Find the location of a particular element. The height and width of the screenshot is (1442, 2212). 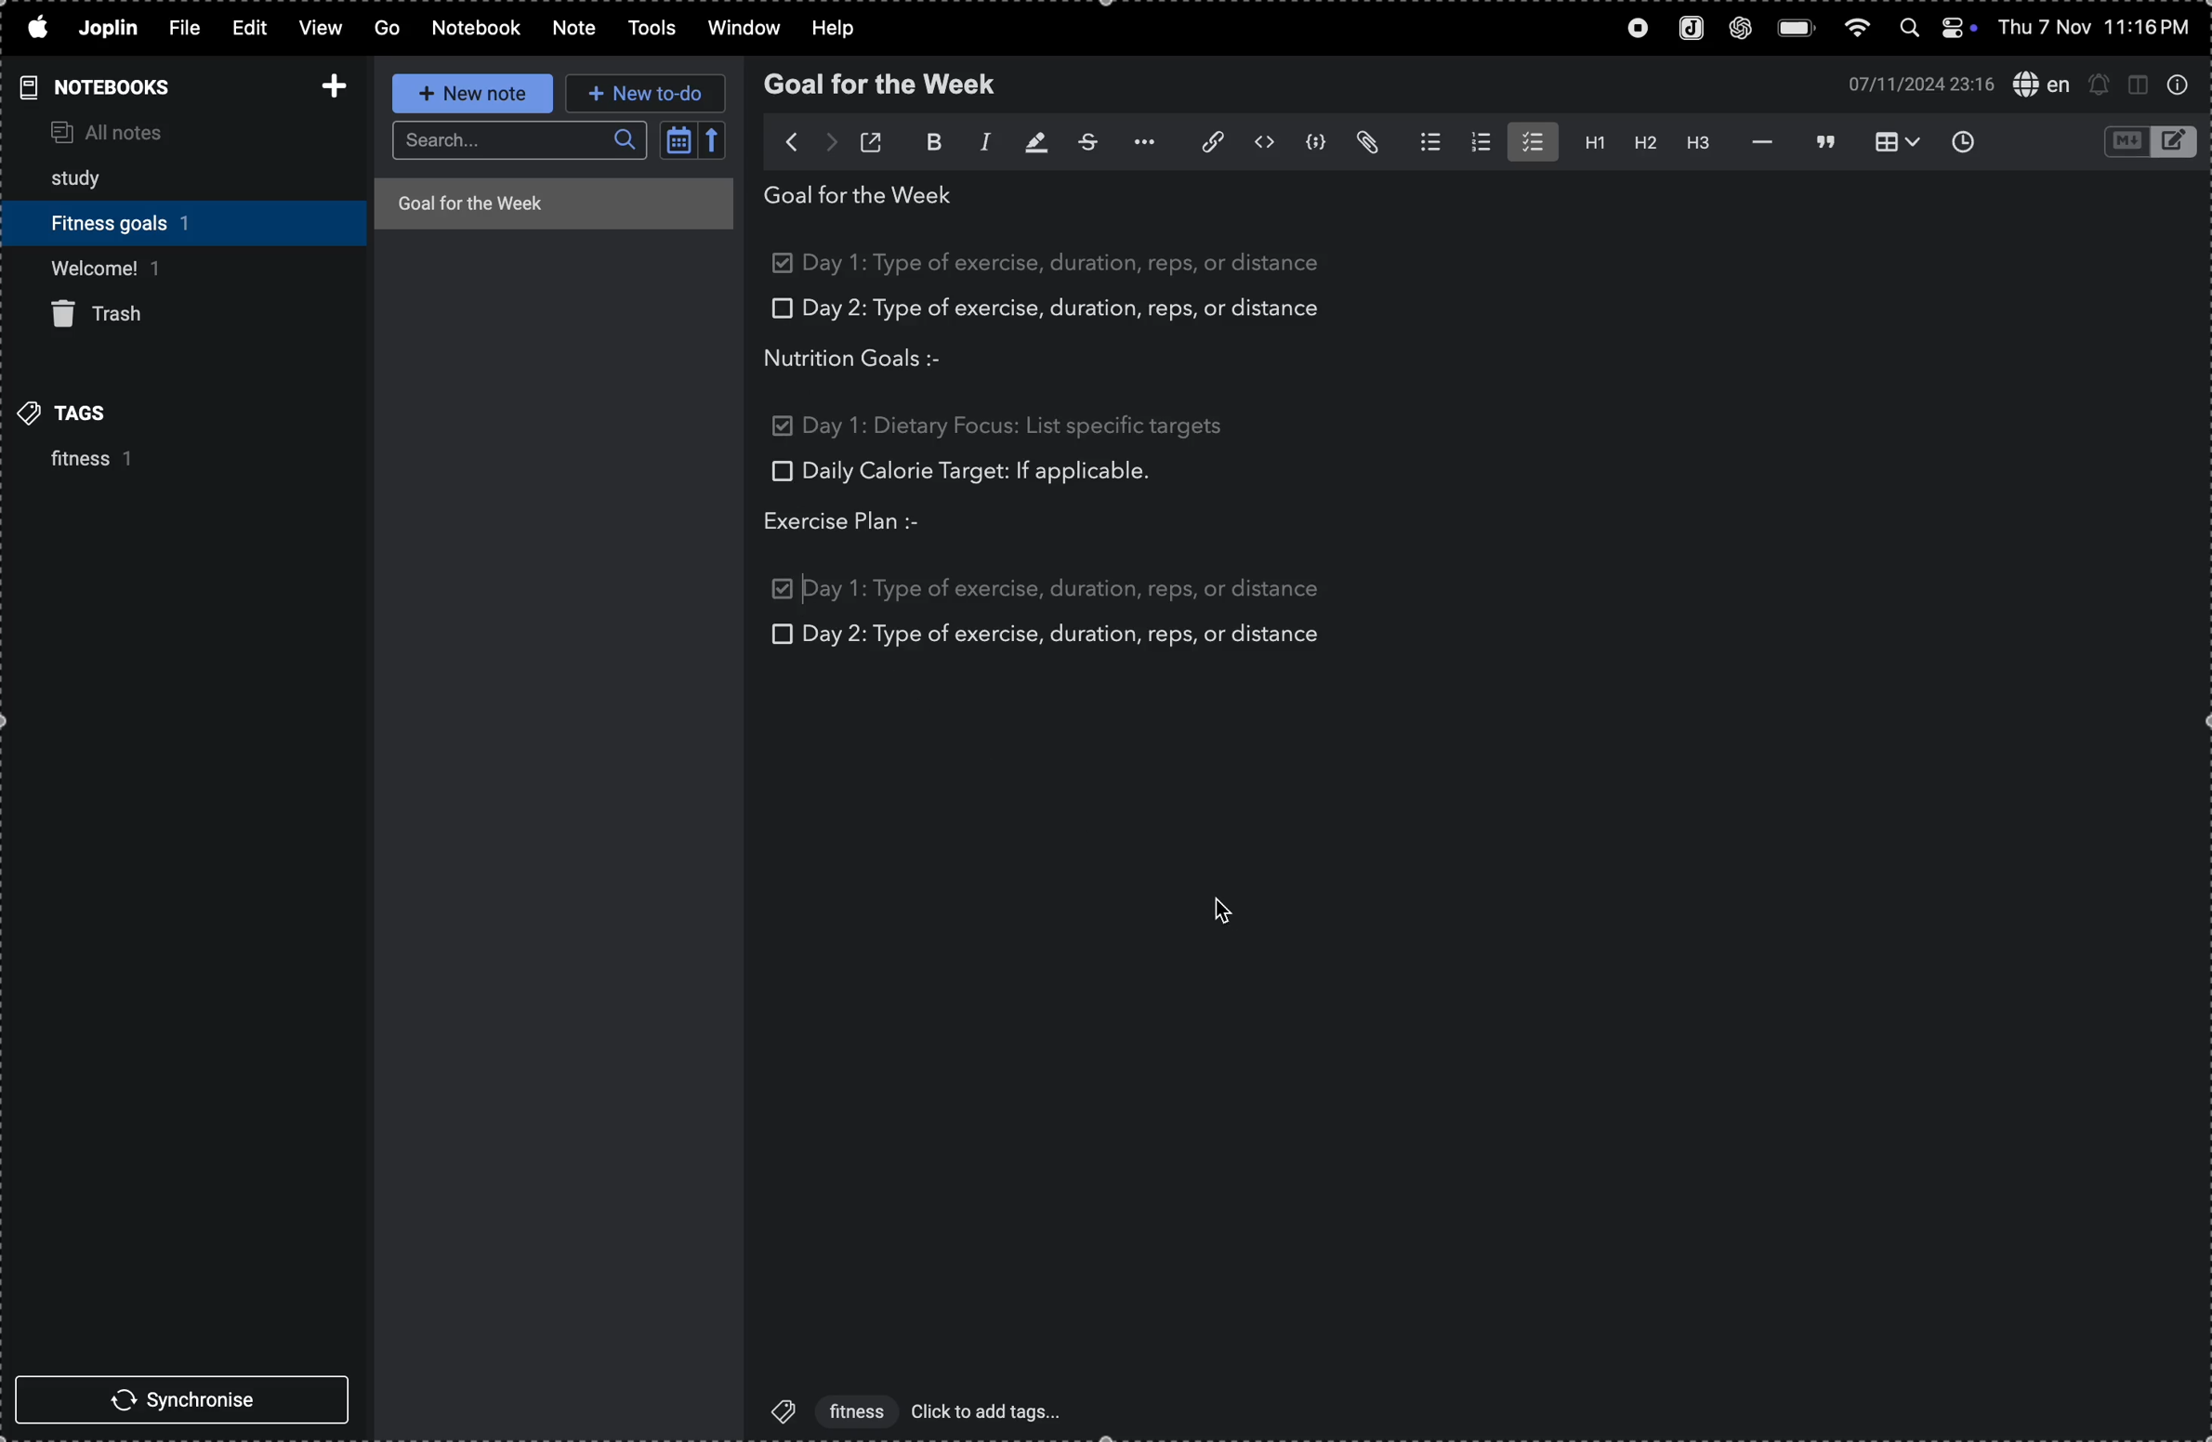

wifi is located at coordinates (1857, 28).